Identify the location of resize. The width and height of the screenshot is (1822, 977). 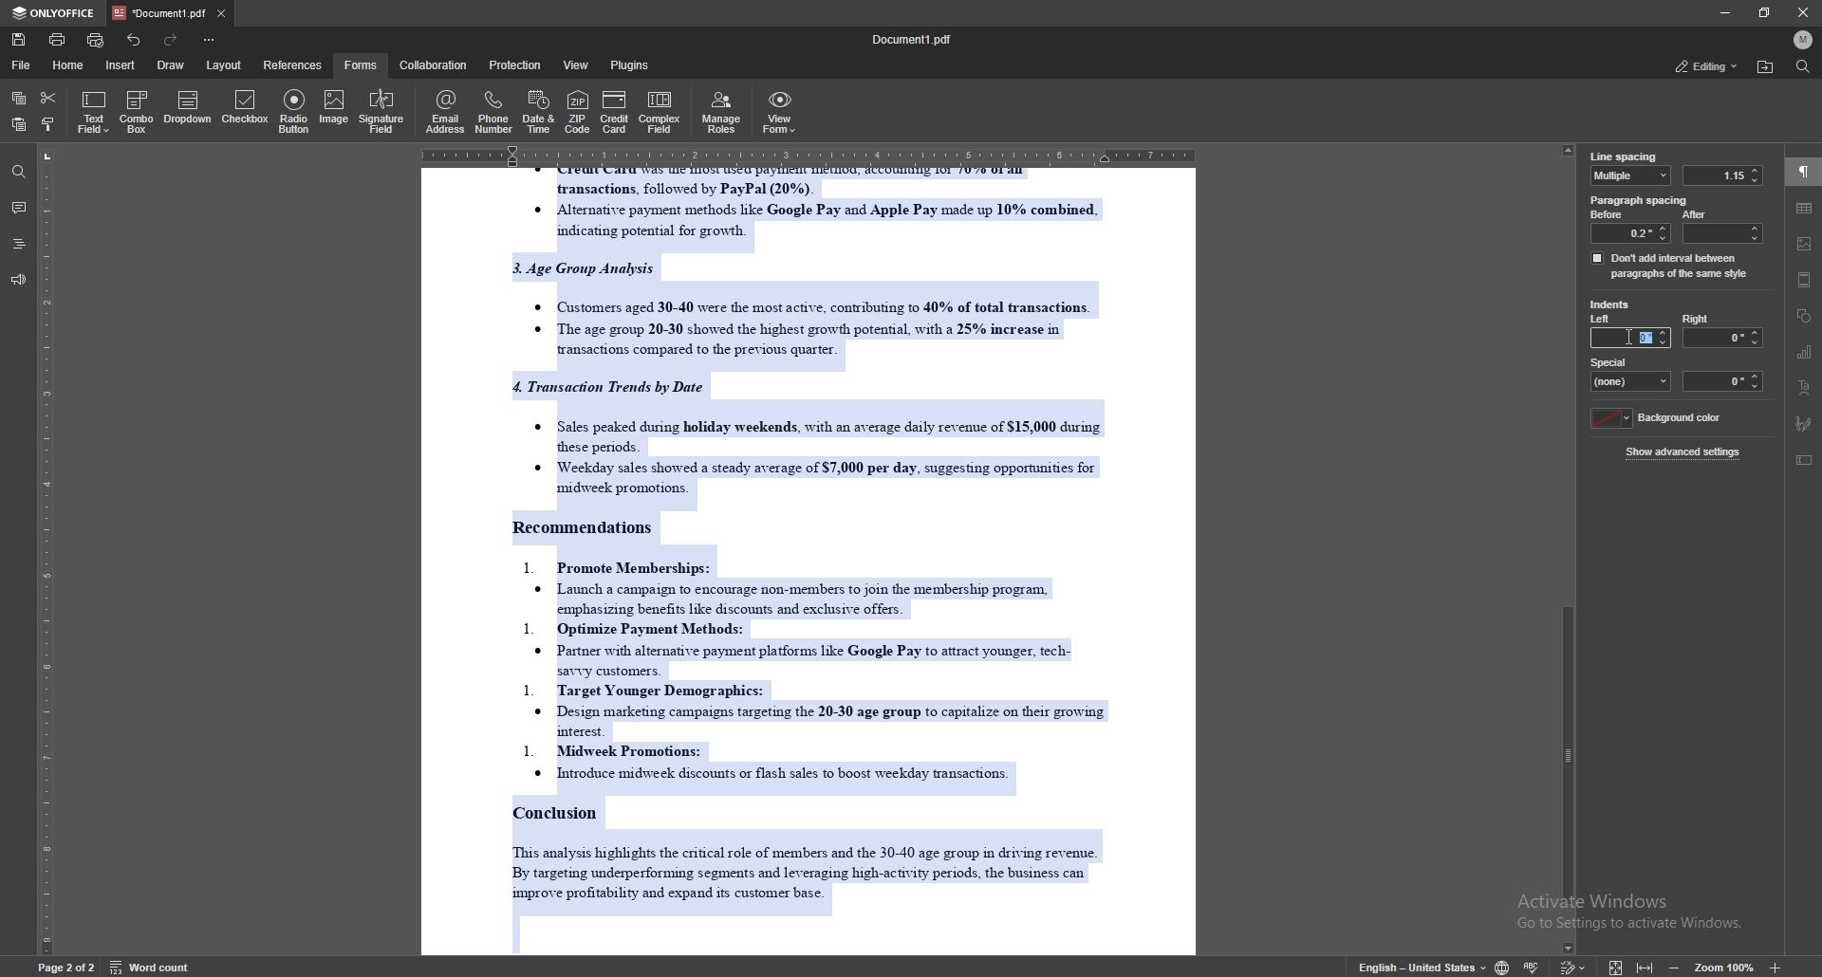
(1765, 12).